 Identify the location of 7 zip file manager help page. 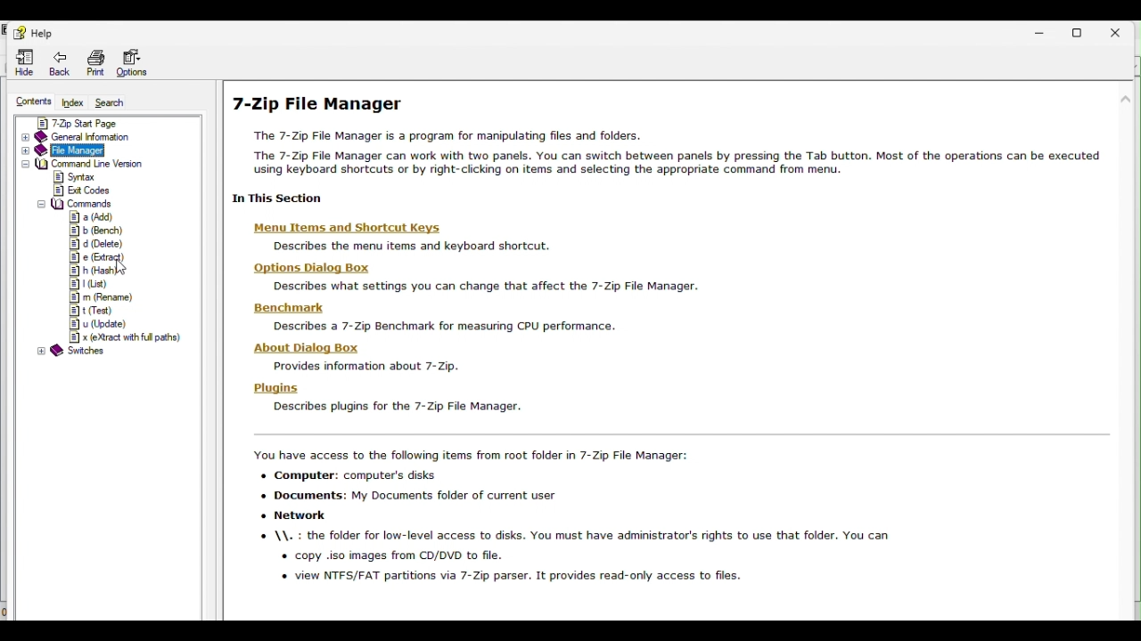
(684, 150).